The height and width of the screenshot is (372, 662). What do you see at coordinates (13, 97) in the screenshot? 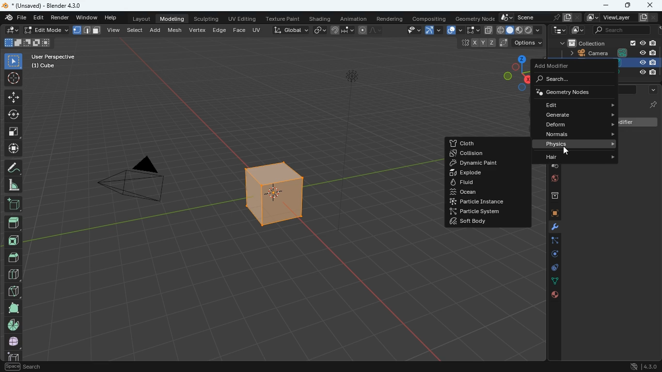
I see `move` at bounding box center [13, 97].